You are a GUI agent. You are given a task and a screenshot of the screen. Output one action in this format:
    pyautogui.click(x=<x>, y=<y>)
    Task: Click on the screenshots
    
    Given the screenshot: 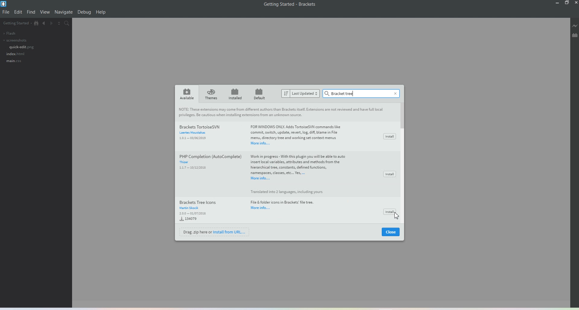 What is the action you would take?
    pyautogui.click(x=14, y=40)
    